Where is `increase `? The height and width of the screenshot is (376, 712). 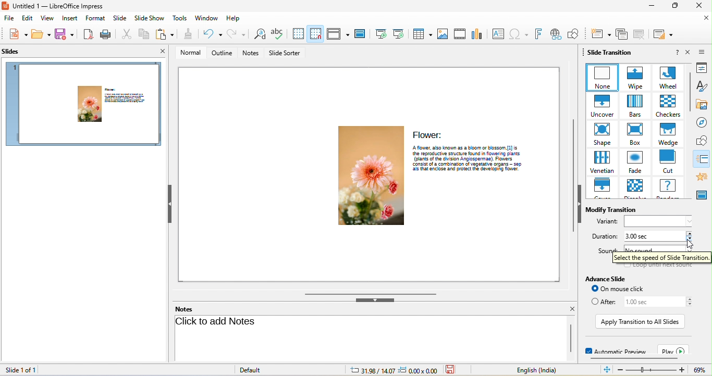
increase  is located at coordinates (690, 298).